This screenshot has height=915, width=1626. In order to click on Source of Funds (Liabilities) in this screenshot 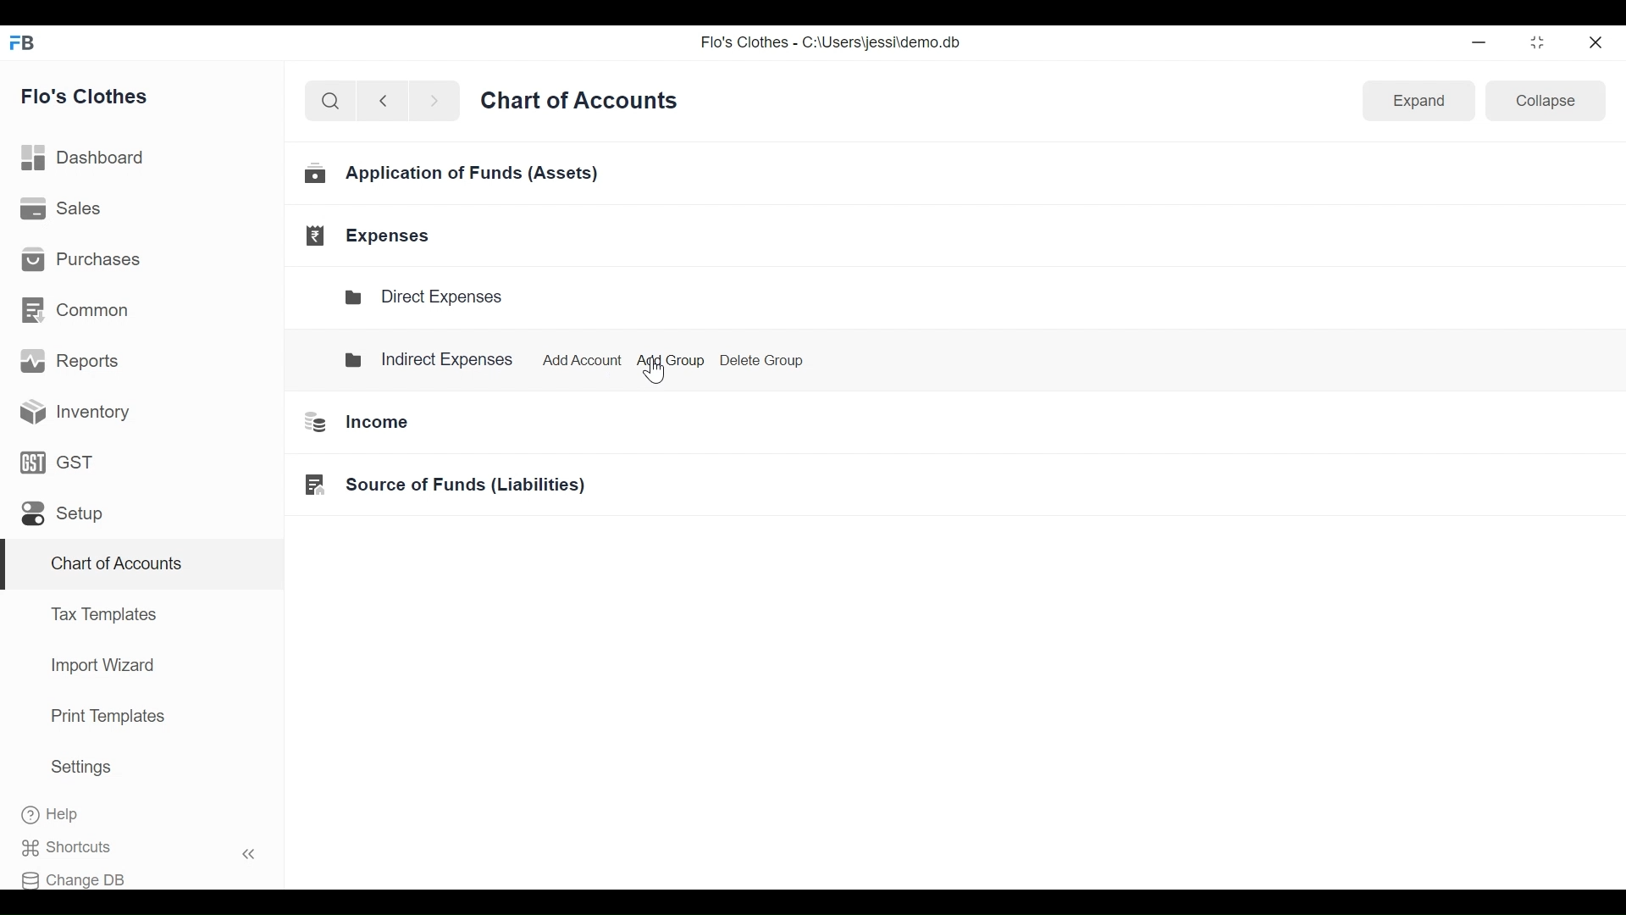, I will do `click(439, 485)`.